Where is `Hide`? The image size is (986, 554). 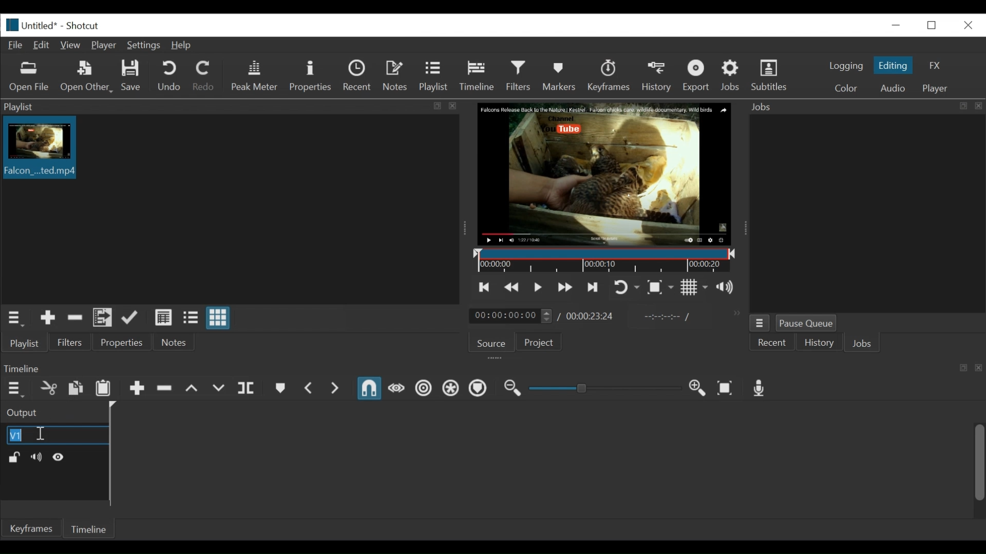
Hide is located at coordinates (60, 457).